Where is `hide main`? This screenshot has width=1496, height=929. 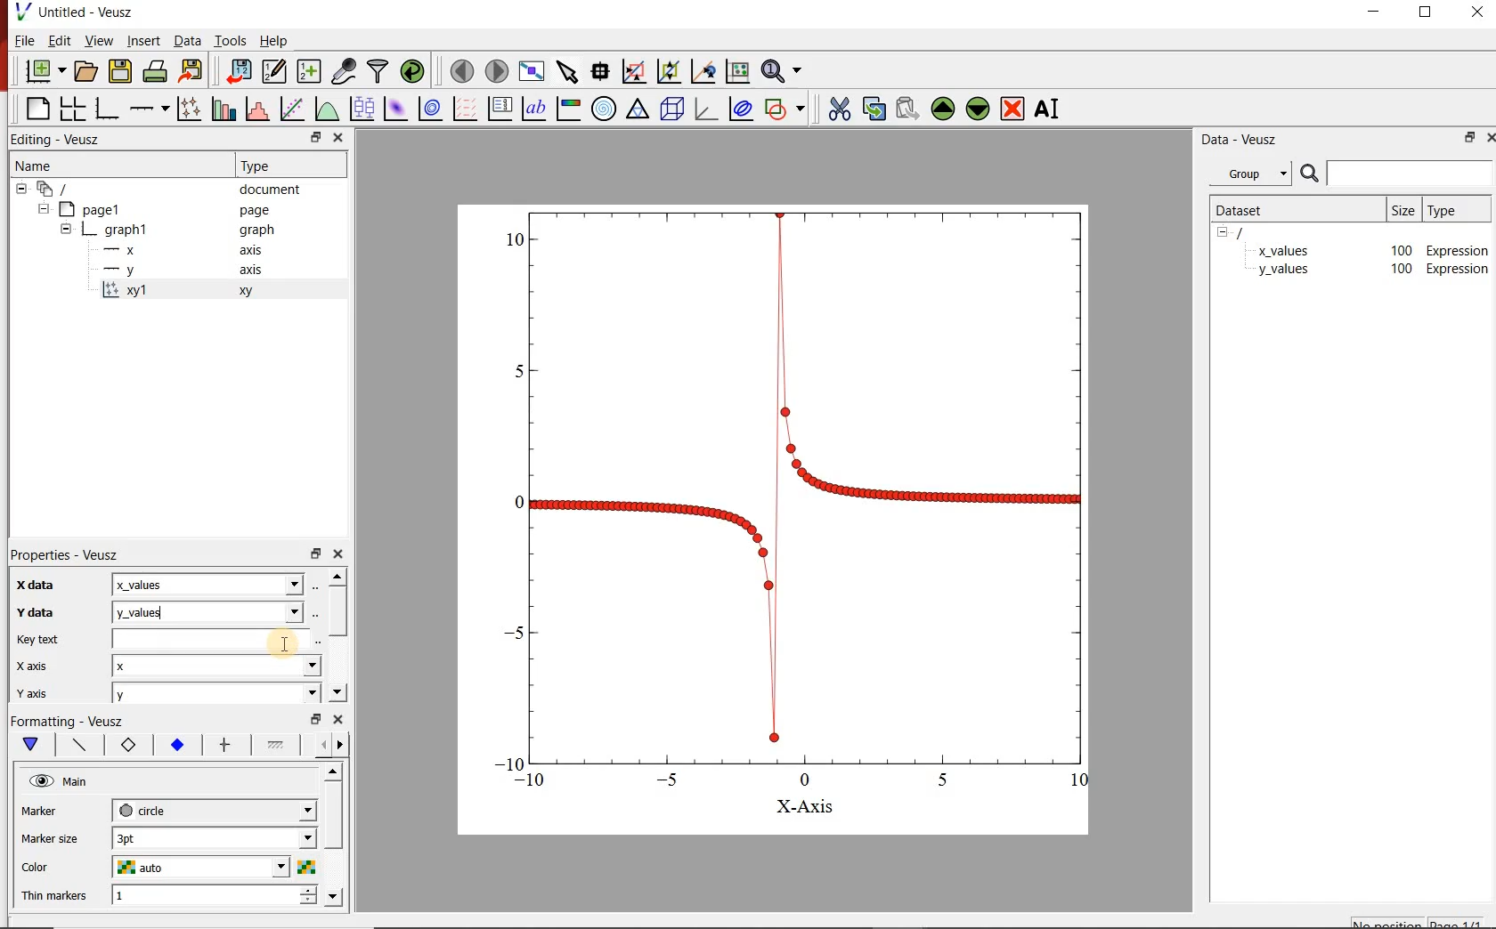 hide main is located at coordinates (61, 781).